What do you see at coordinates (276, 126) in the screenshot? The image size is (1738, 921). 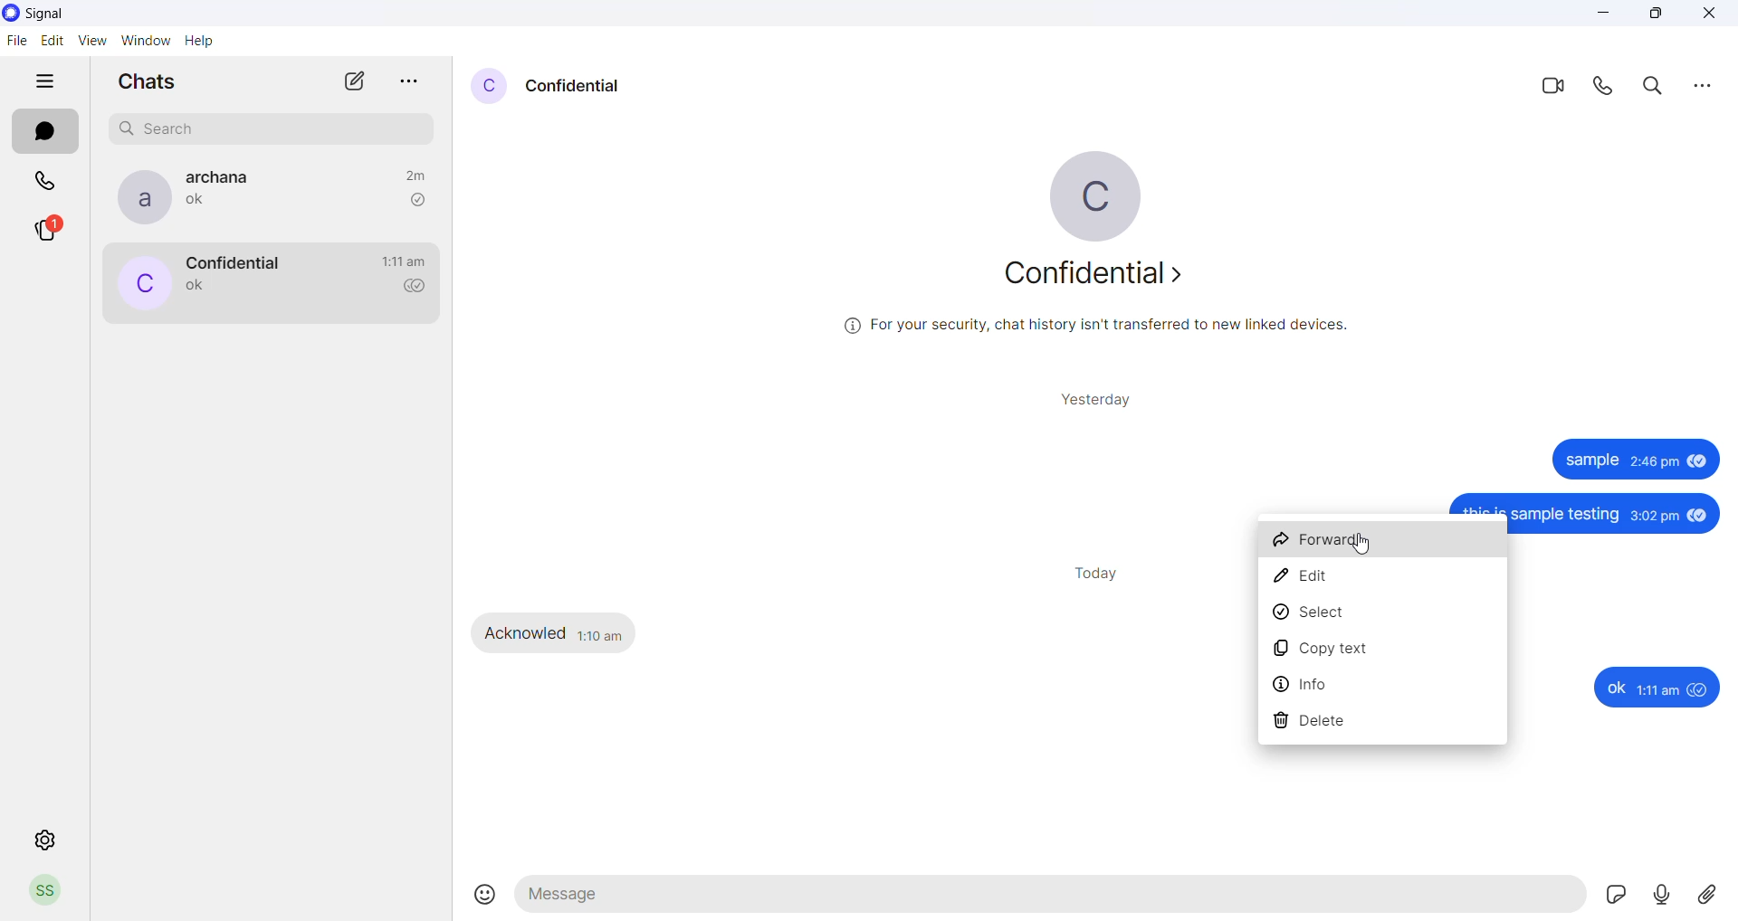 I see `search box` at bounding box center [276, 126].